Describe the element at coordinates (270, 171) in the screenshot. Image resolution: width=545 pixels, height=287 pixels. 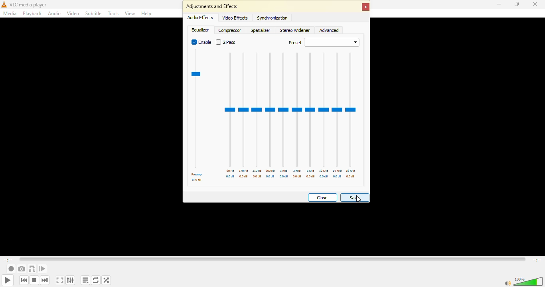
I see `600 hz` at that location.